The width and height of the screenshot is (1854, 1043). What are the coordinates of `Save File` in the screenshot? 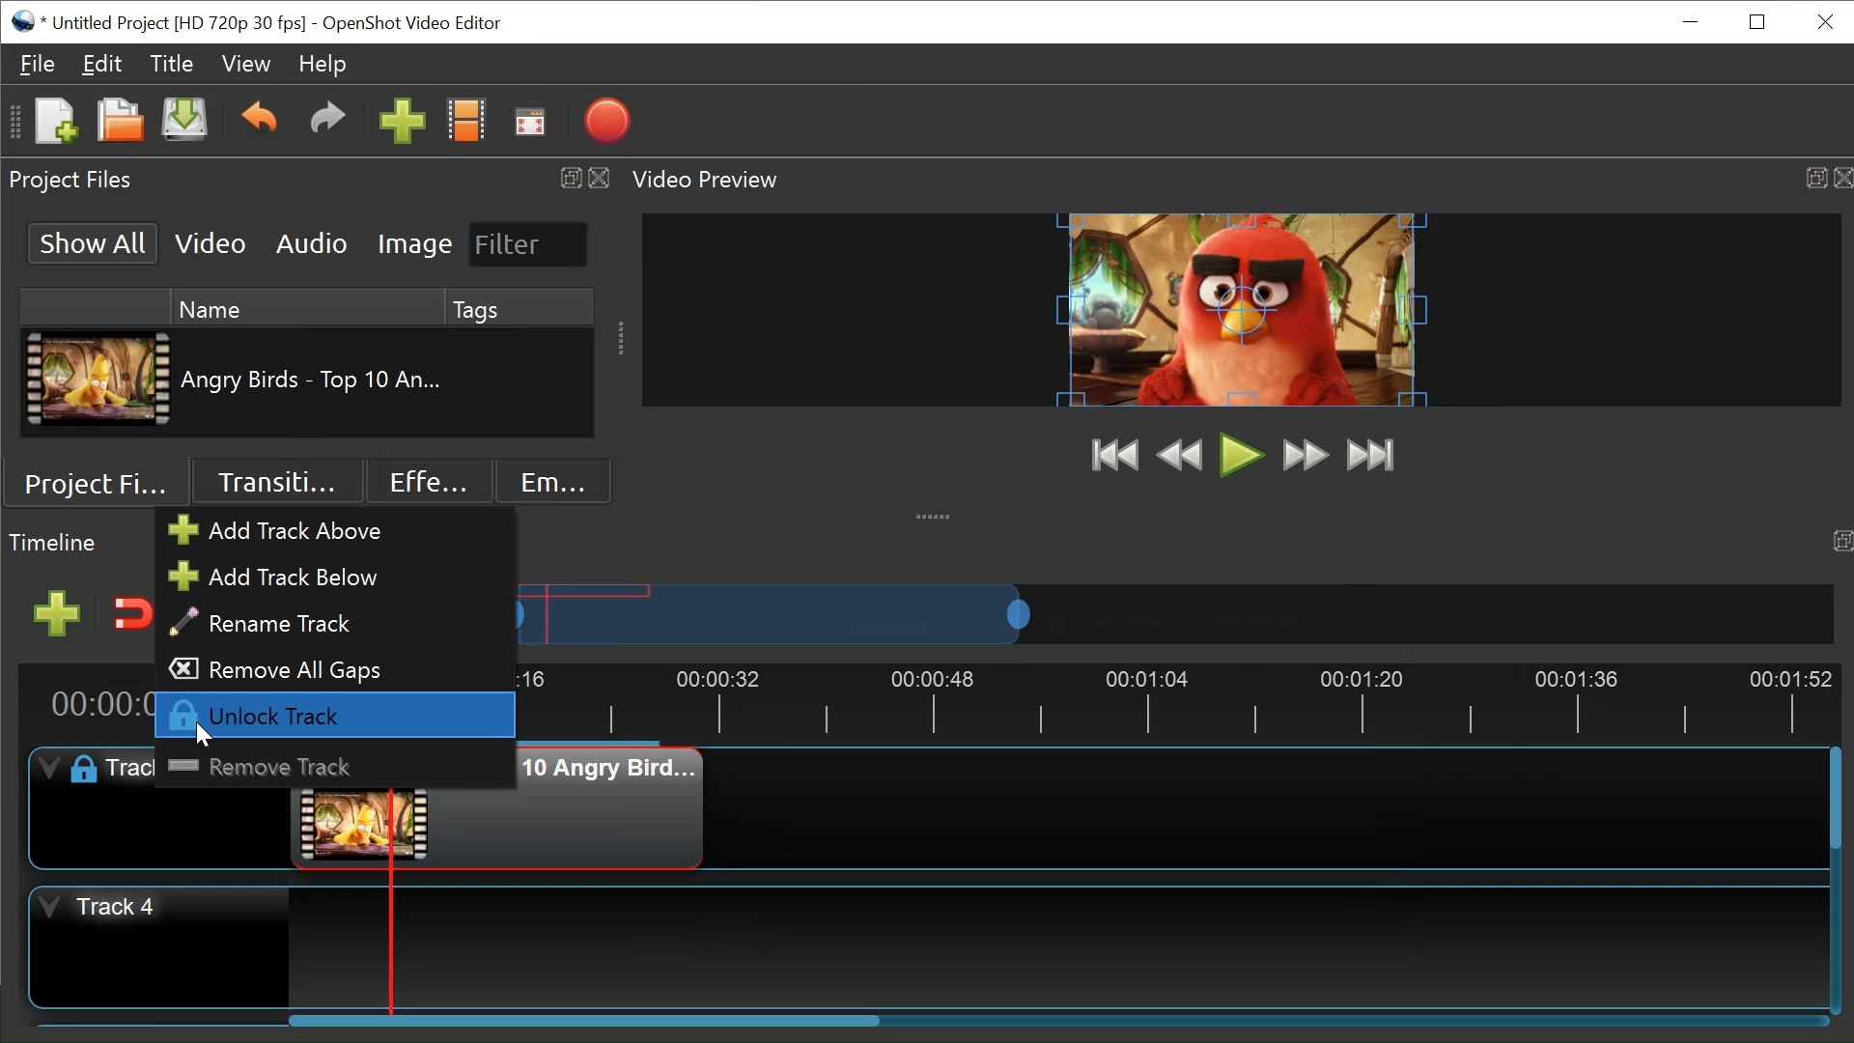 It's located at (187, 123).